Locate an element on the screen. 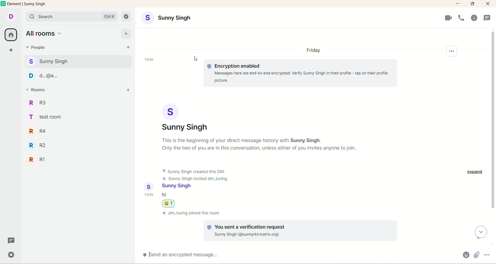  all rooms is located at coordinates (11, 35).